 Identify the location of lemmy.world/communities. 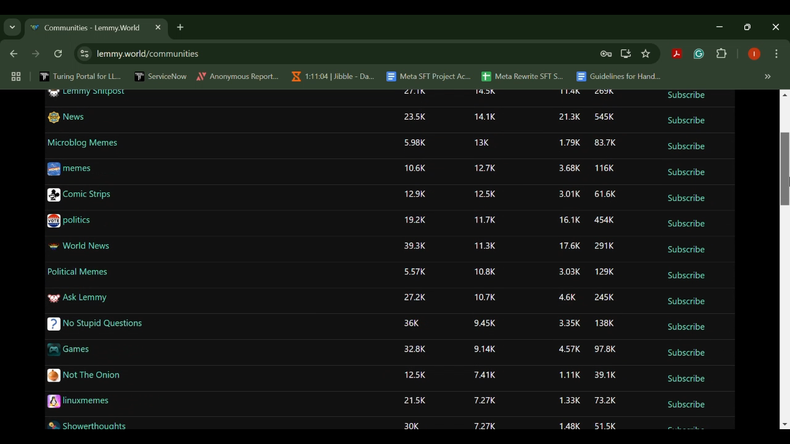
(149, 53).